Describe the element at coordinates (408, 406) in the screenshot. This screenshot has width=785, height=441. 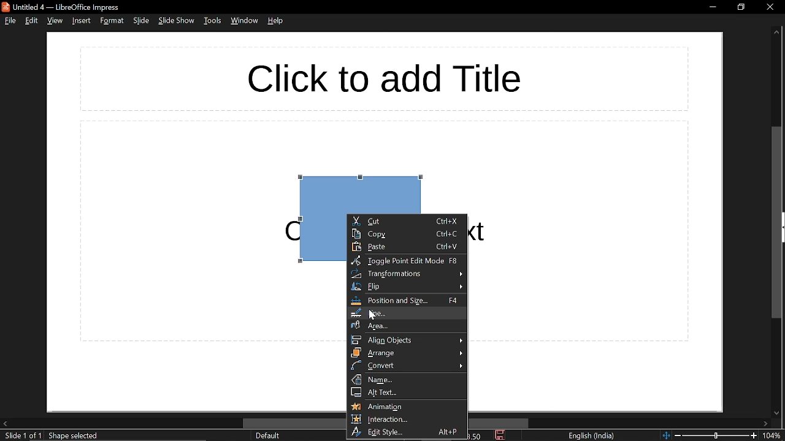
I see `animation` at that location.